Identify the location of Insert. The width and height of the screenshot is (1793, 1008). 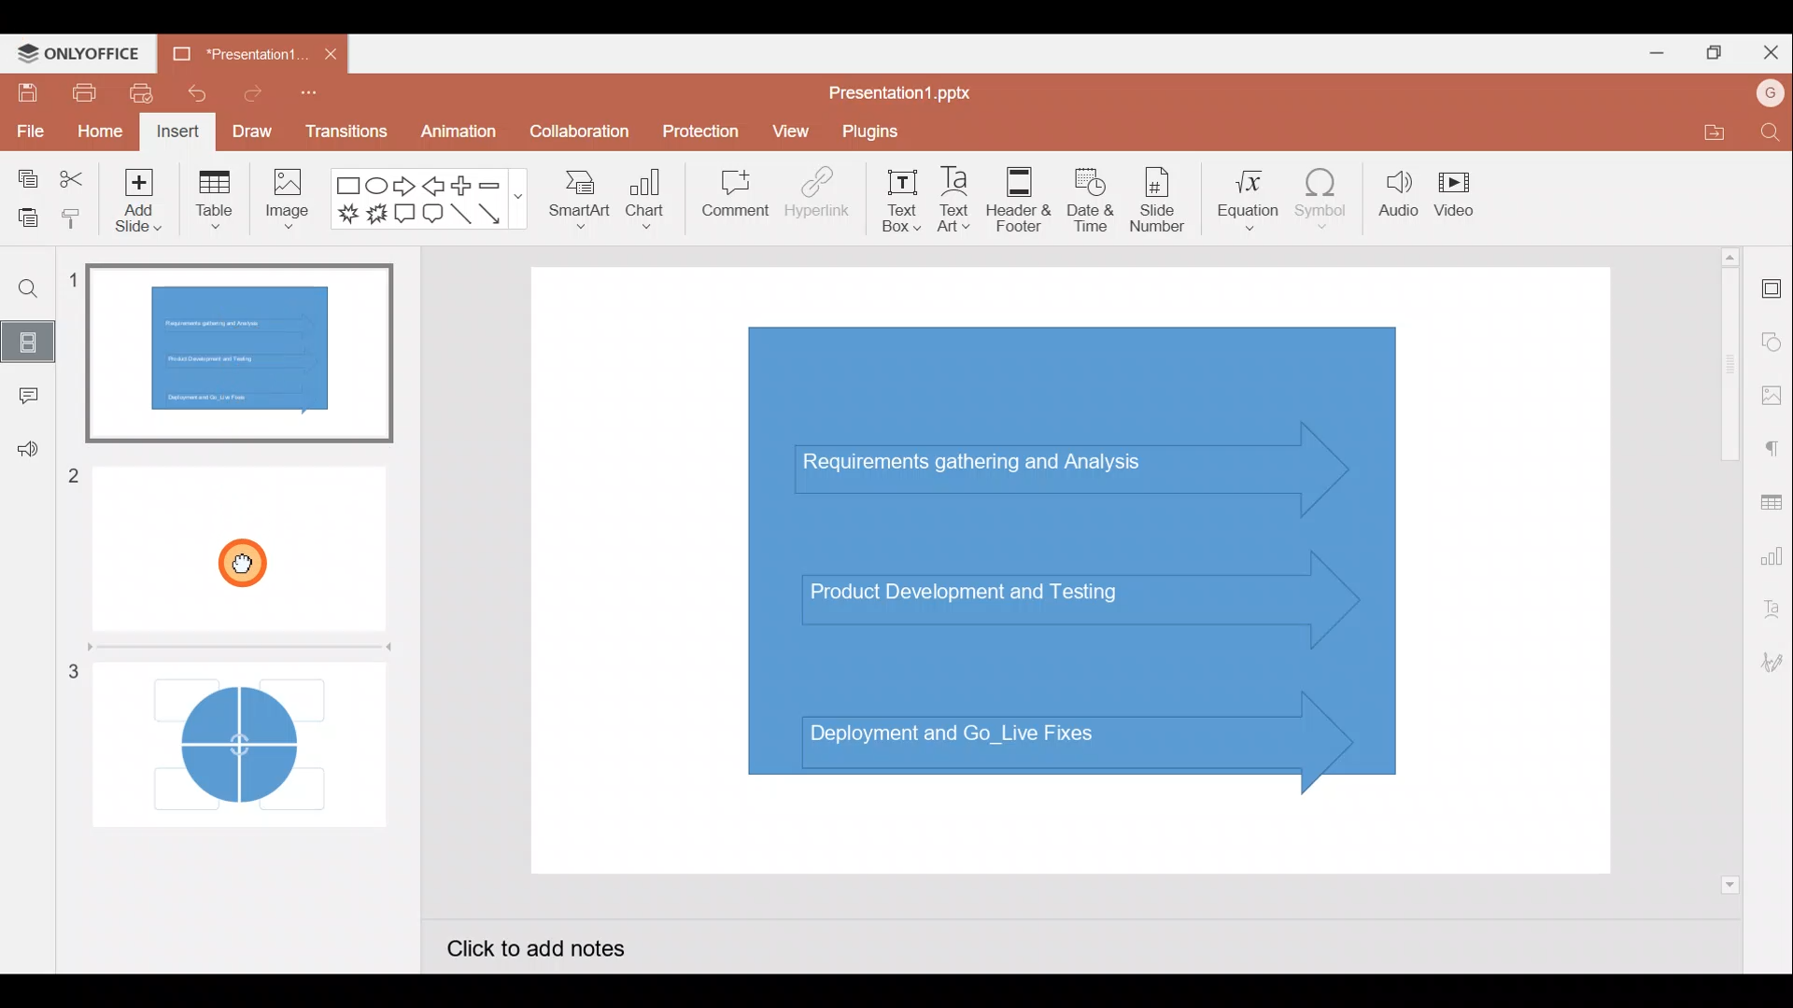
(177, 131).